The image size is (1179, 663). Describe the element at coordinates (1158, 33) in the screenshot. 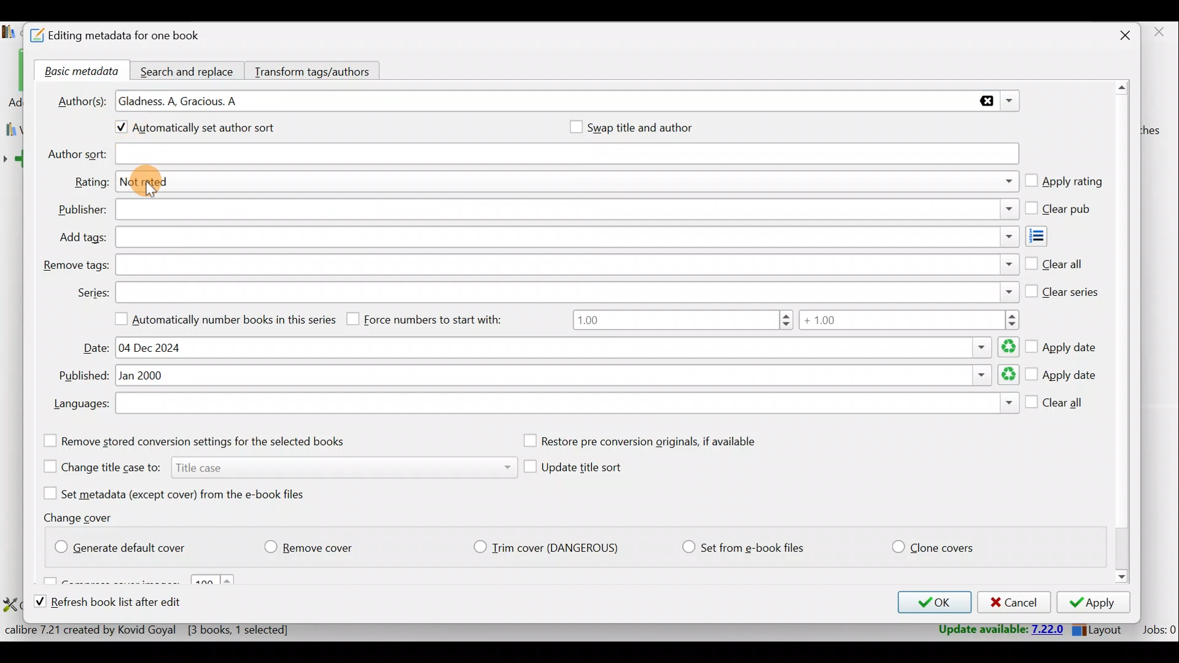

I see `close` at that location.